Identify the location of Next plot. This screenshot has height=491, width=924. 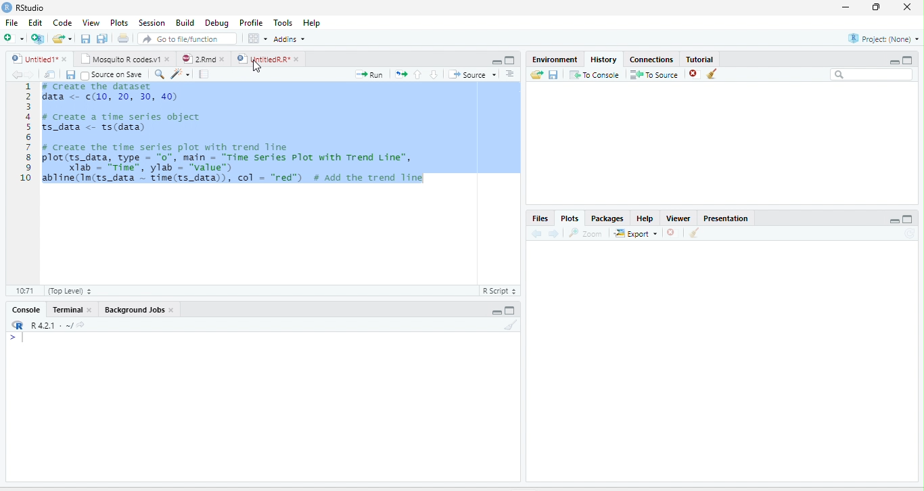
(553, 233).